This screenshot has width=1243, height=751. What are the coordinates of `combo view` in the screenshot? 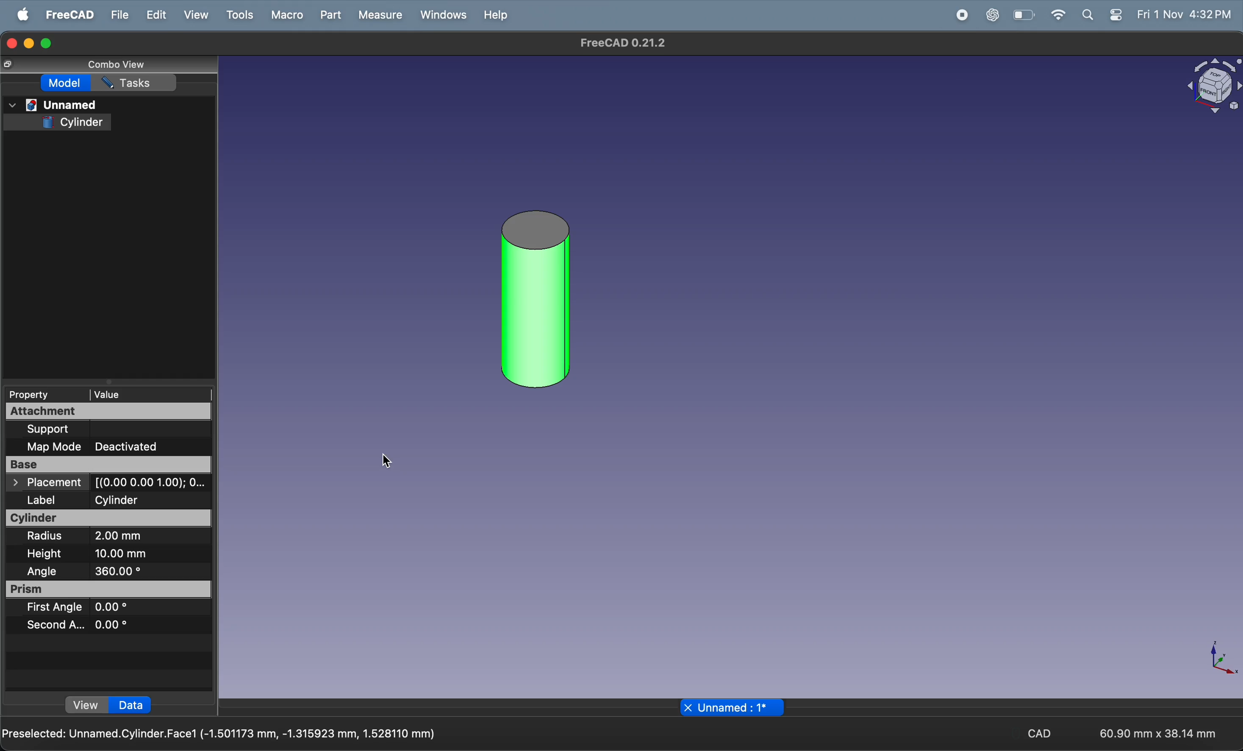 It's located at (117, 66).